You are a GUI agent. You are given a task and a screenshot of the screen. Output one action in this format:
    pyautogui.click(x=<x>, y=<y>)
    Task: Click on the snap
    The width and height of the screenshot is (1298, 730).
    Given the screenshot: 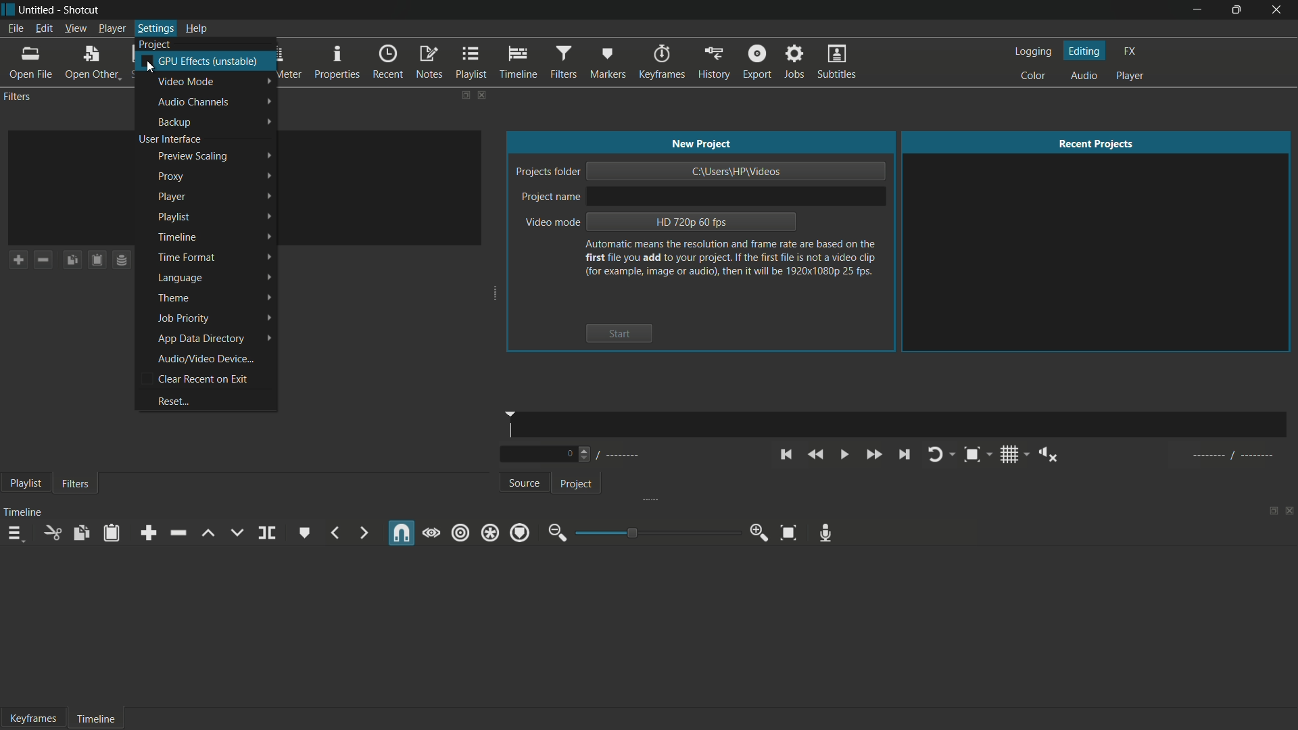 What is the action you would take?
    pyautogui.click(x=402, y=533)
    